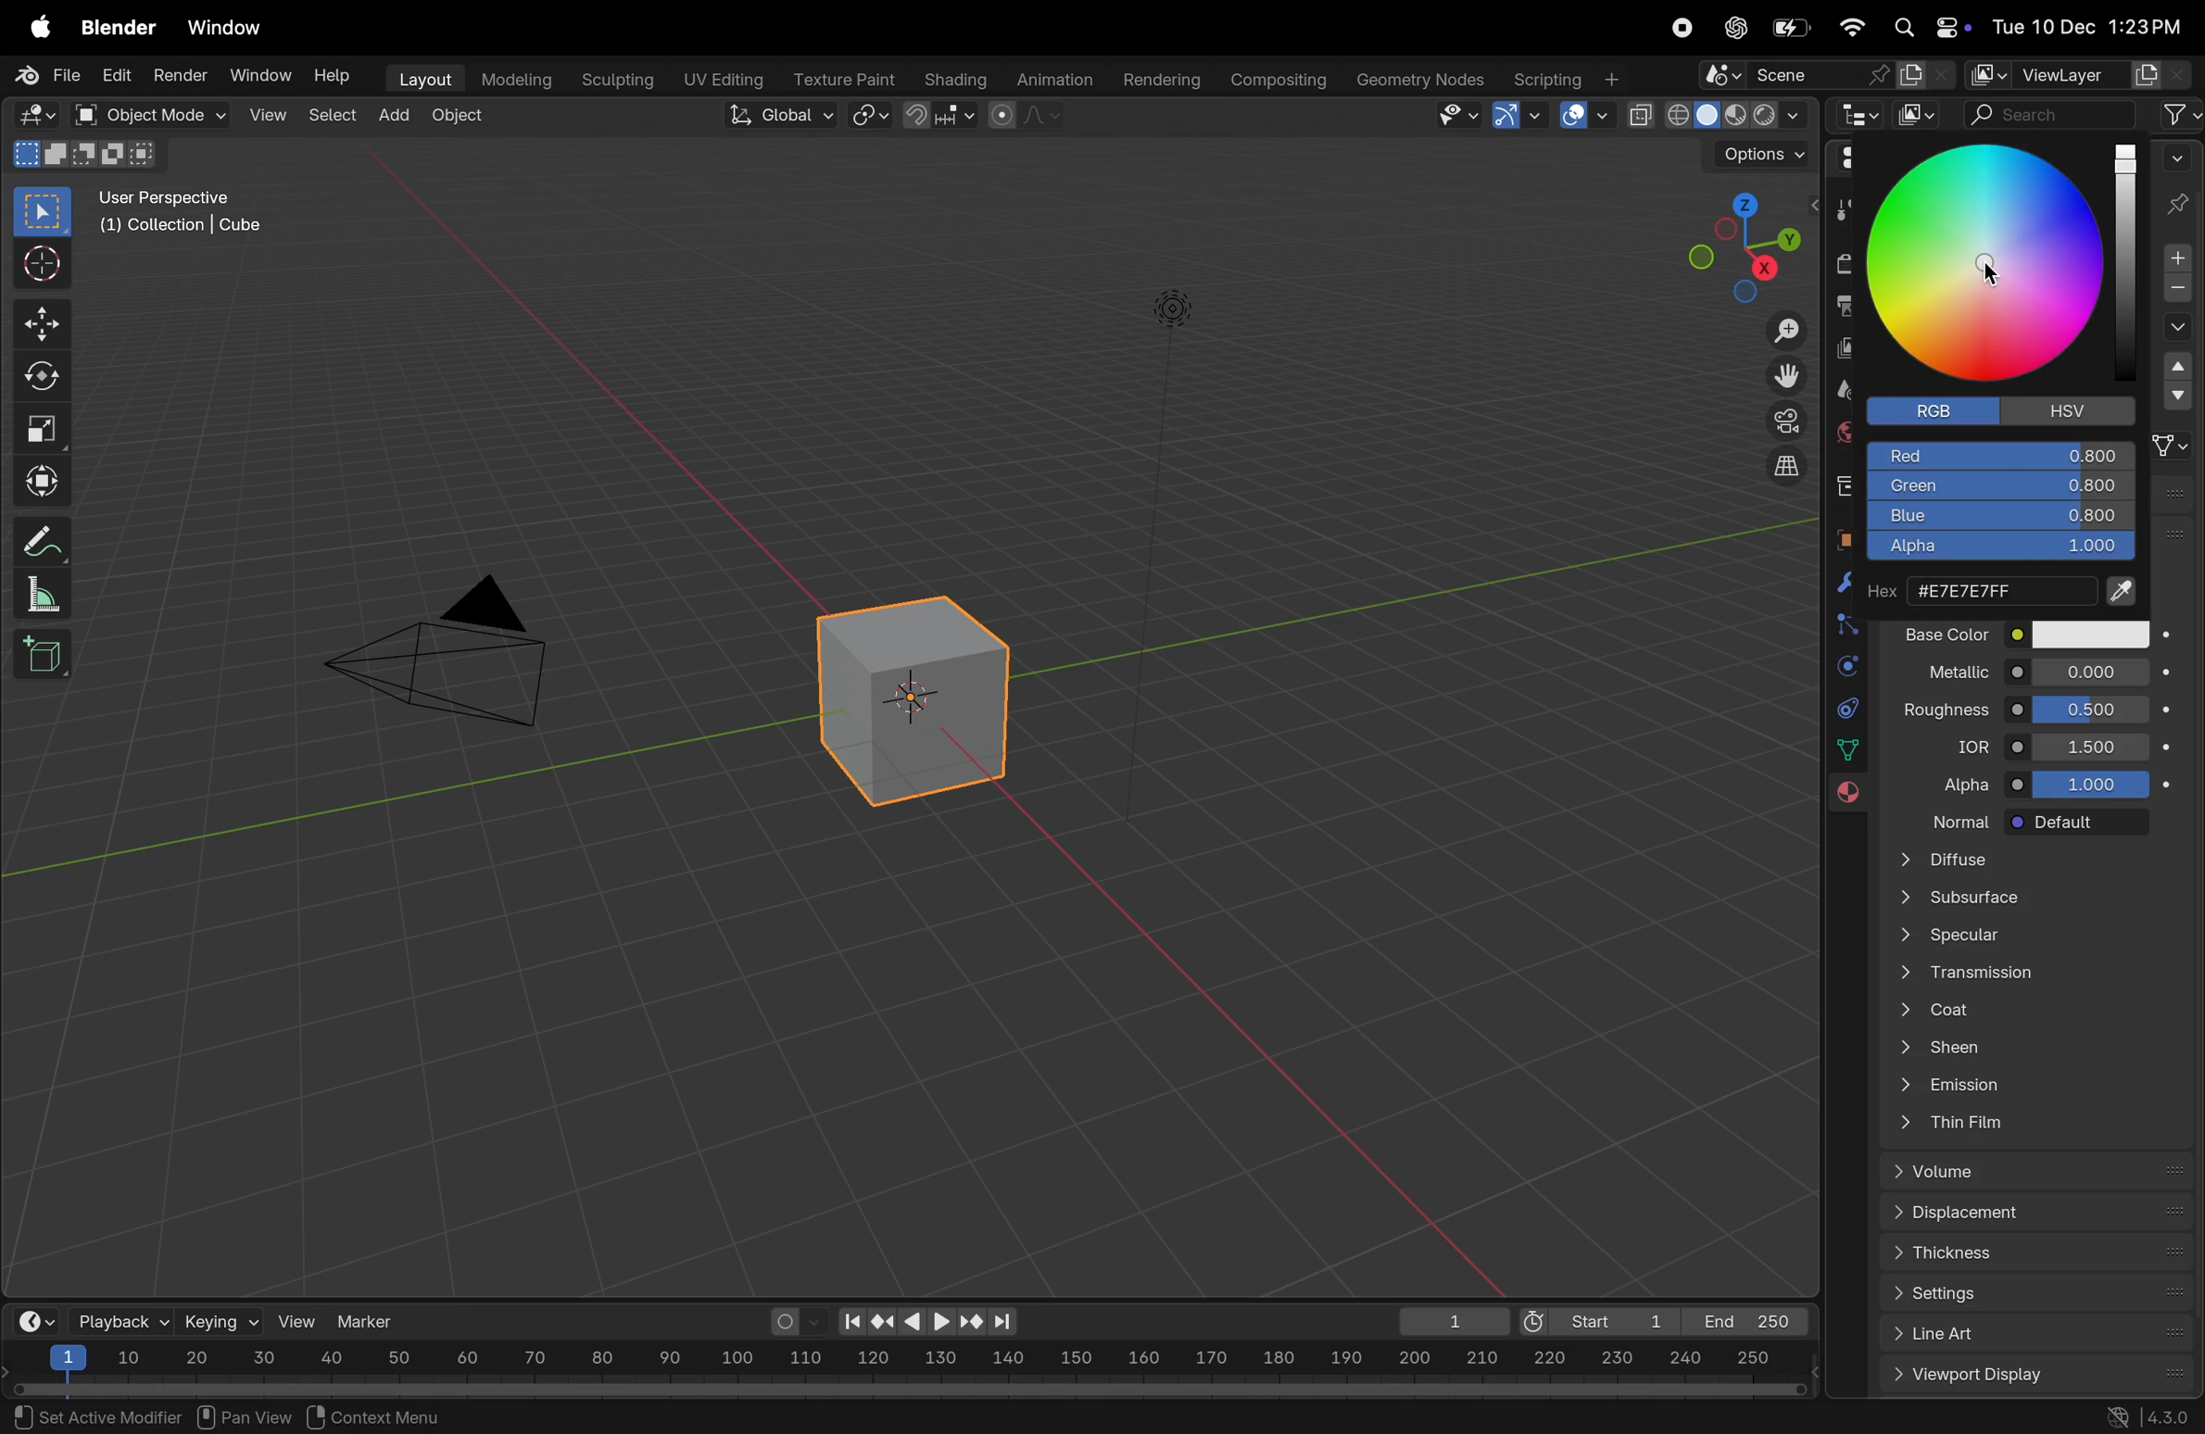 Image resolution: width=2205 pixels, height=1434 pixels. Describe the element at coordinates (192, 211) in the screenshot. I see `user perspective` at that location.